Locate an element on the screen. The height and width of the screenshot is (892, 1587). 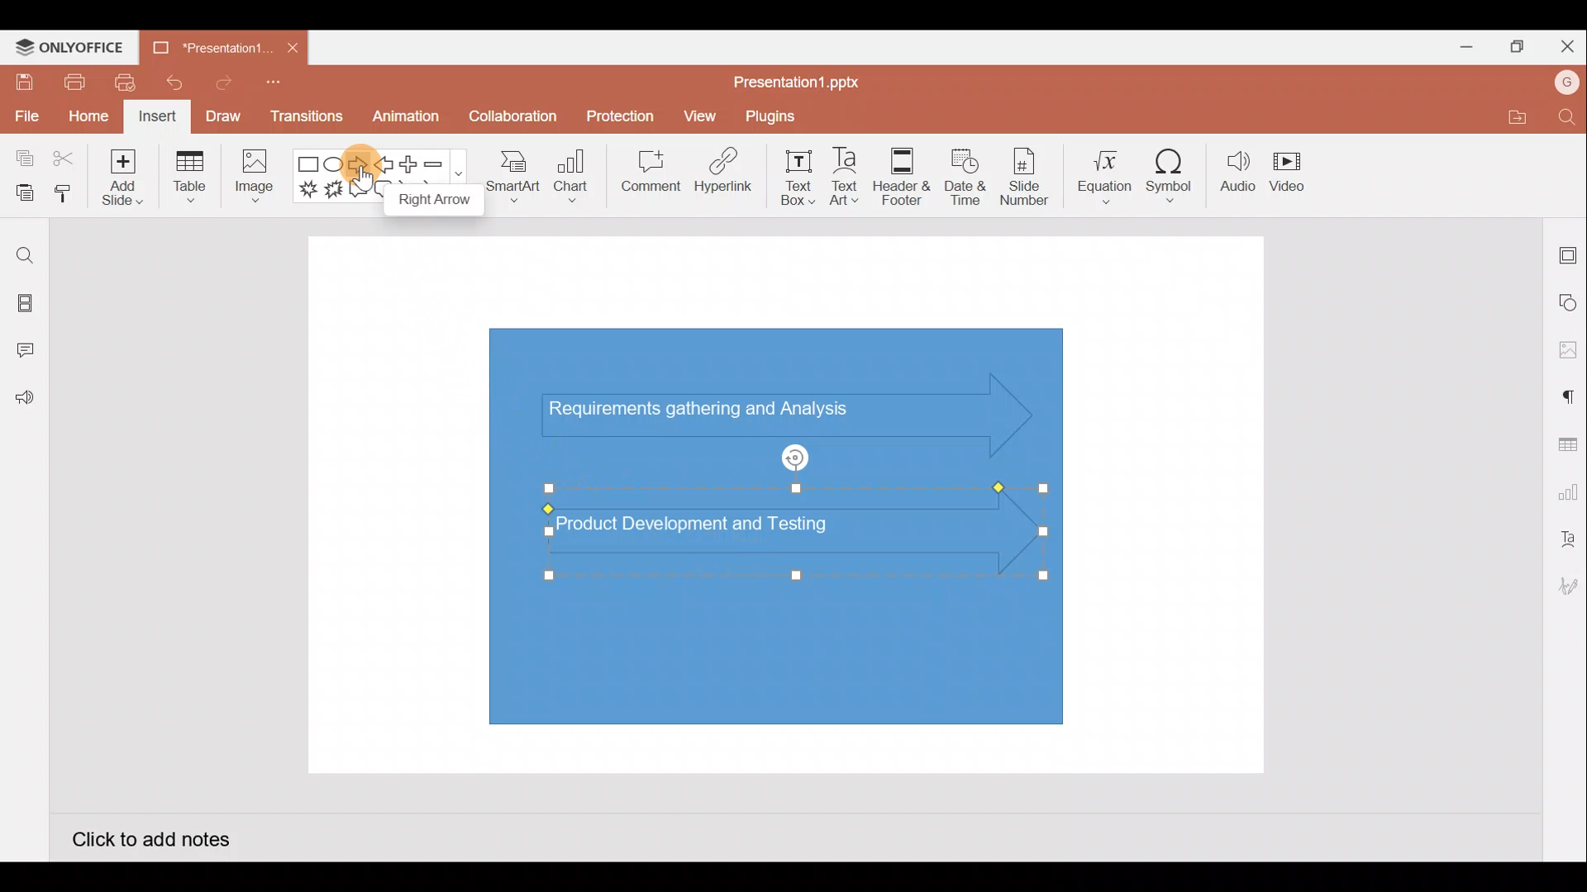
Insert is located at coordinates (158, 117).